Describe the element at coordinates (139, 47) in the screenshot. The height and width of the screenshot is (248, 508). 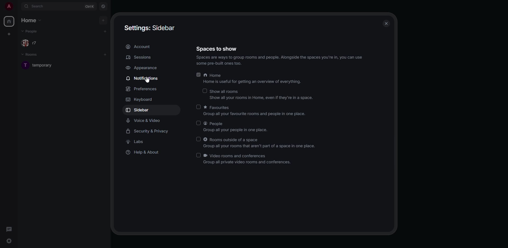
I see `account` at that location.